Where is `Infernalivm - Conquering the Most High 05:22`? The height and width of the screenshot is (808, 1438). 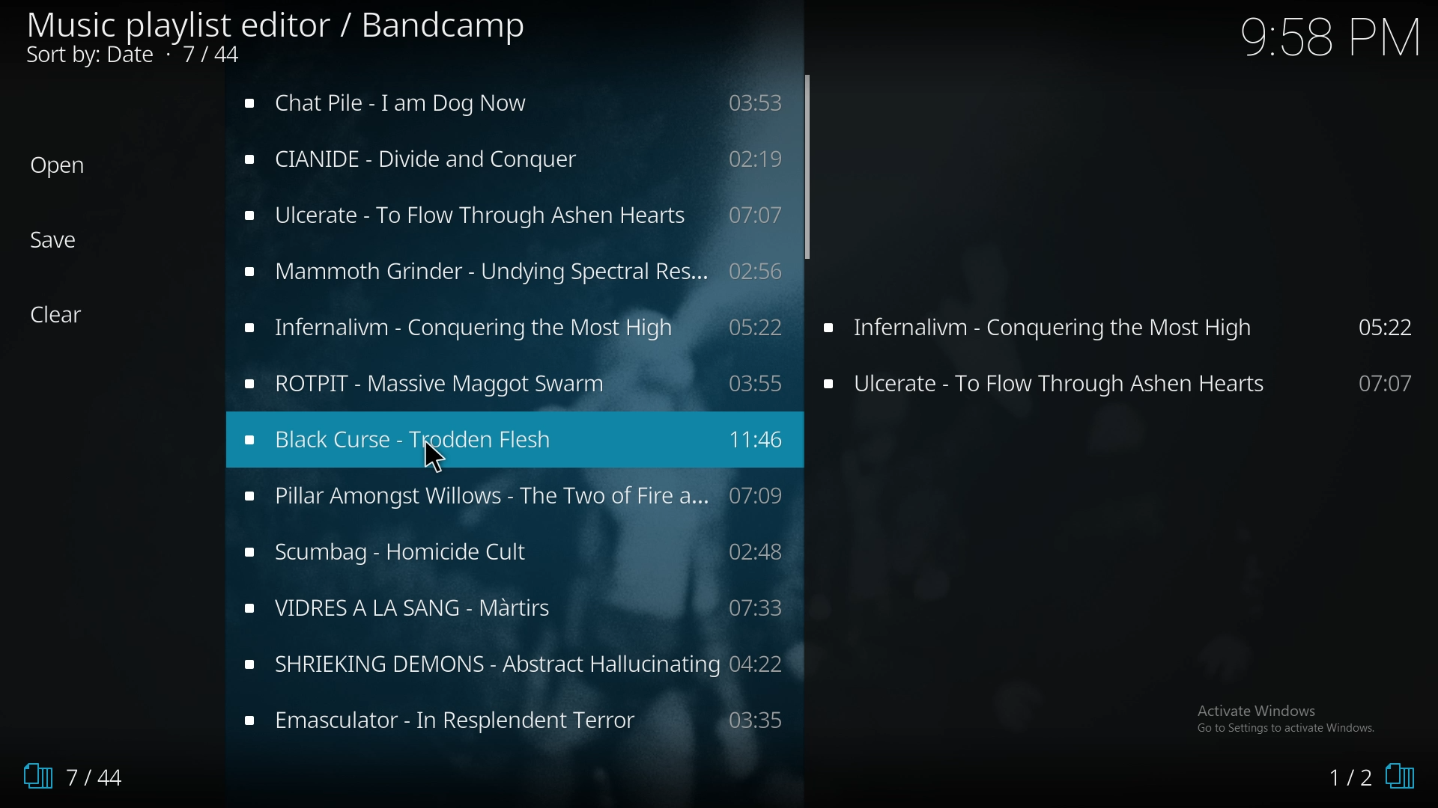 Infernalivm - Conquering the Most High 05:22 is located at coordinates (1123, 329).